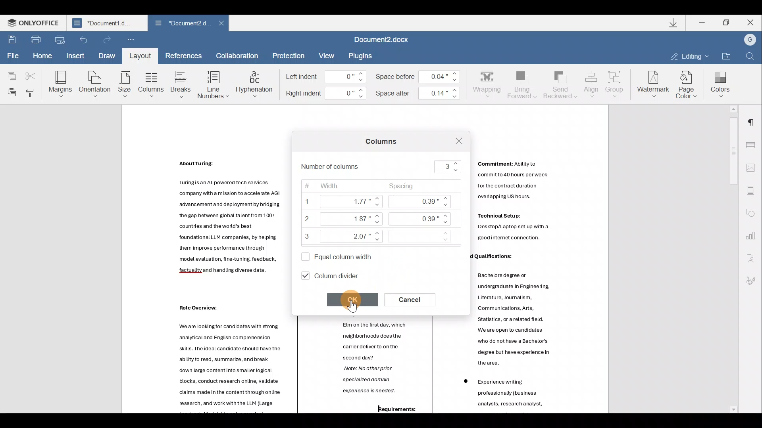 Image resolution: width=762 pixels, height=428 pixels. I want to click on Margins, so click(60, 83).